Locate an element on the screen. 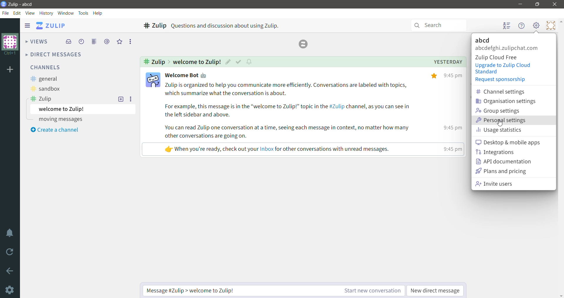 The width and height of the screenshot is (564, 298). Add Organization is located at coordinates (10, 70).